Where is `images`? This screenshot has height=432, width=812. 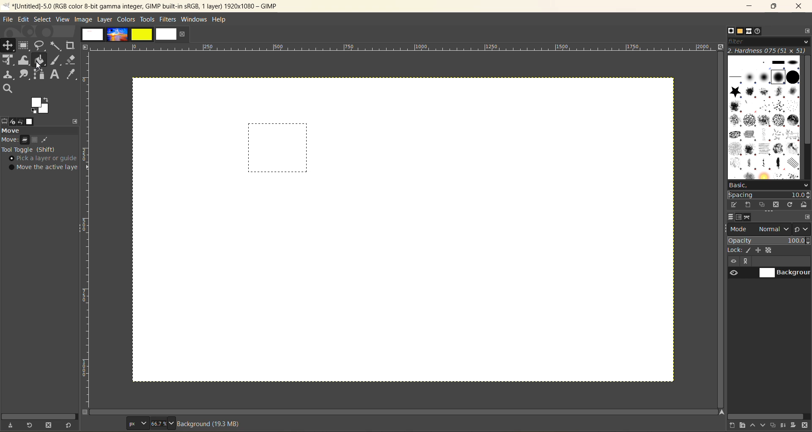 images is located at coordinates (128, 36).